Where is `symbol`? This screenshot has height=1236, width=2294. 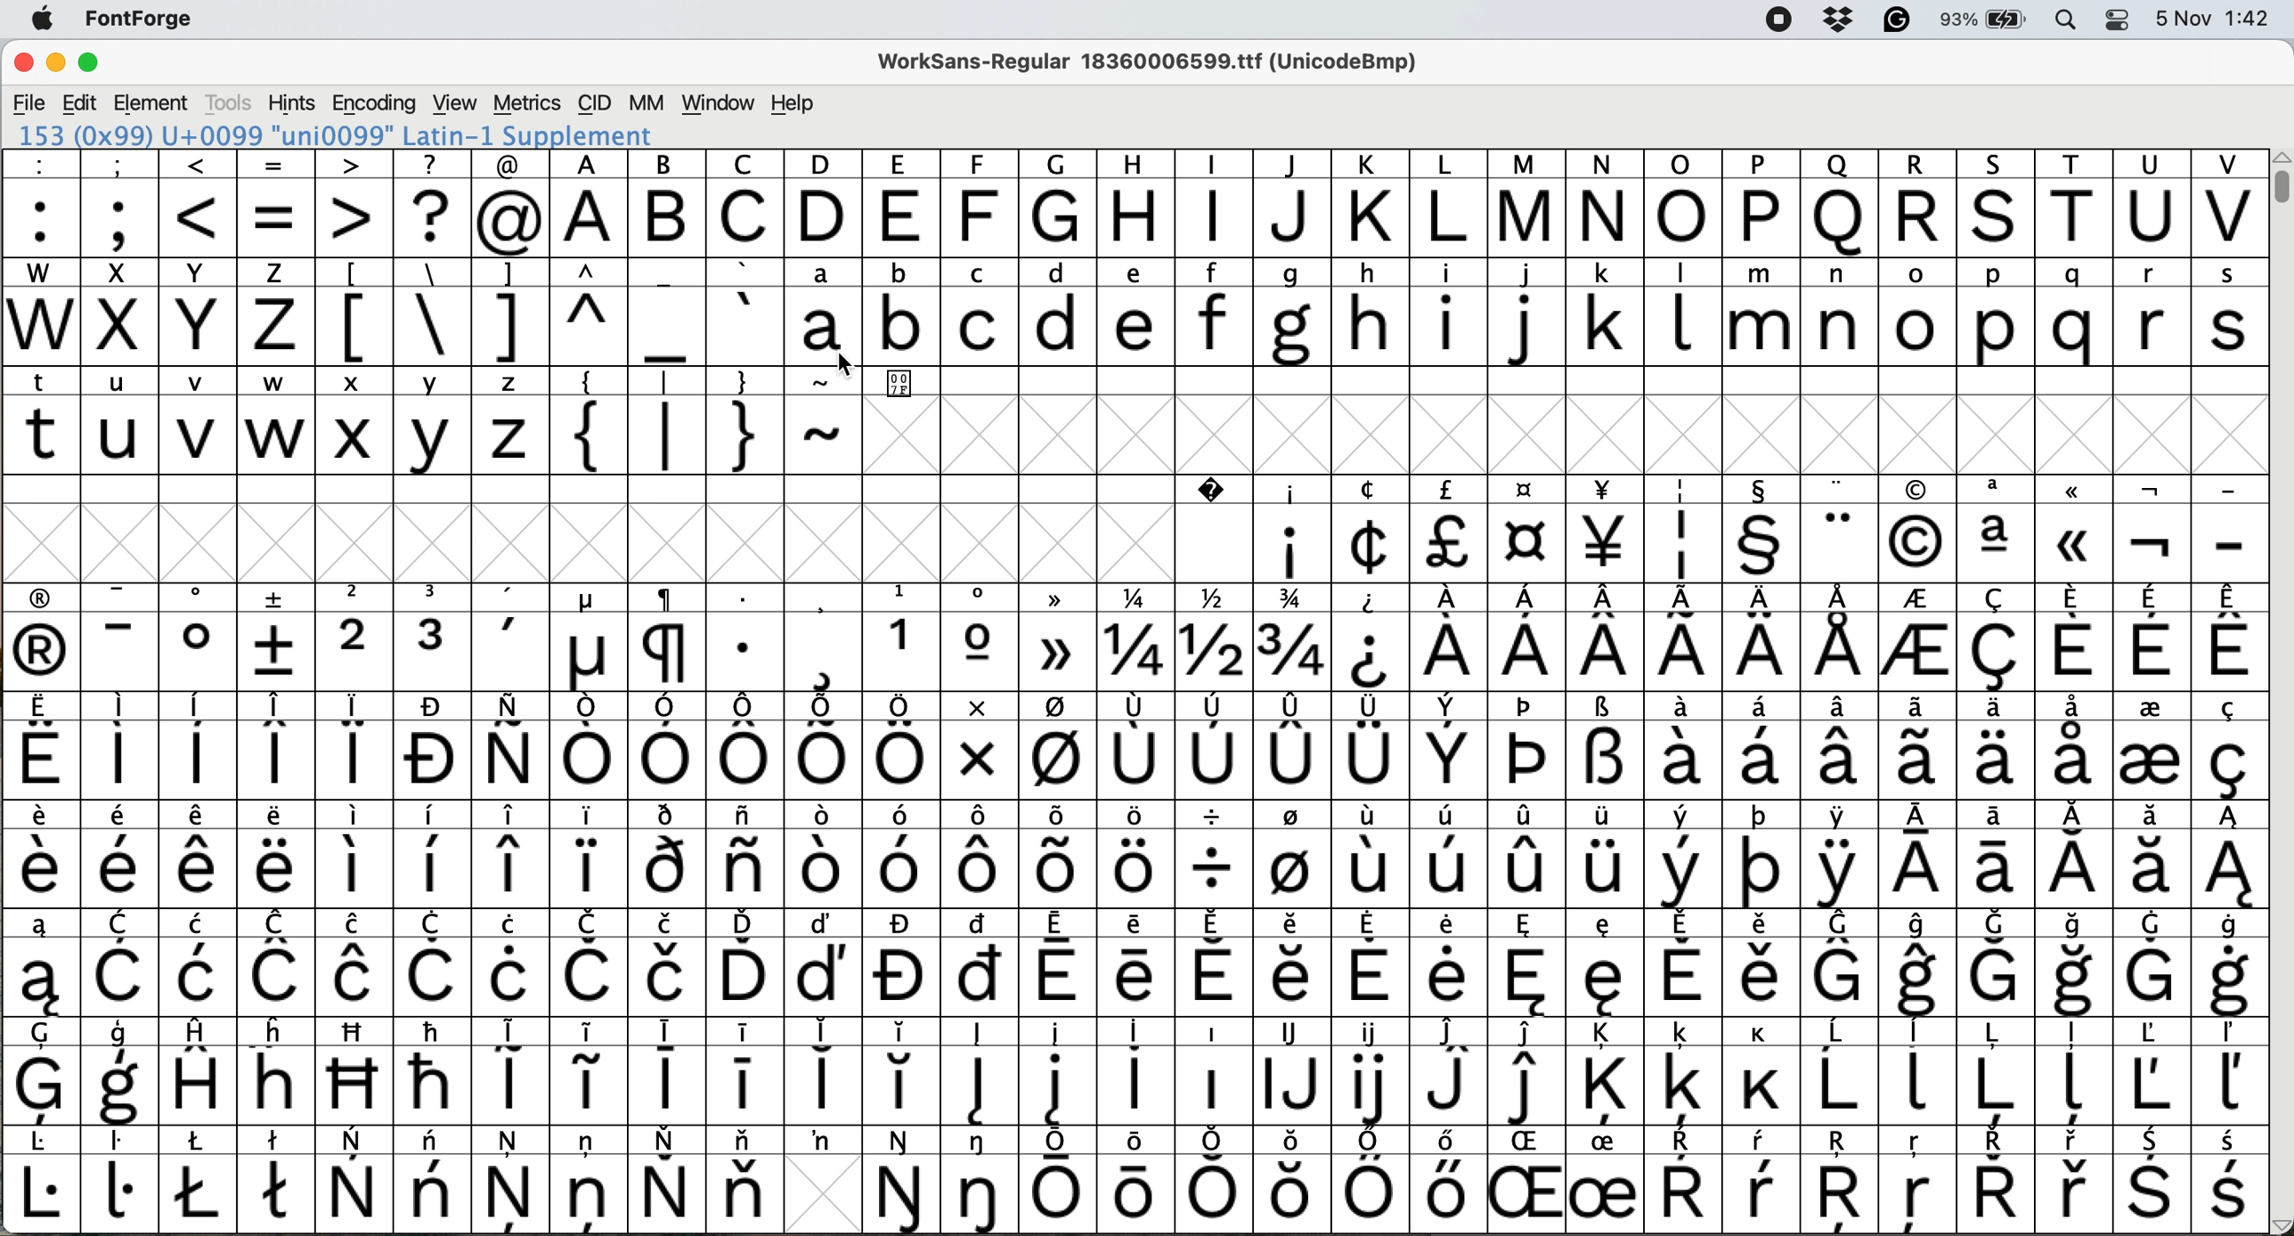 symbol is located at coordinates (1842, 1071).